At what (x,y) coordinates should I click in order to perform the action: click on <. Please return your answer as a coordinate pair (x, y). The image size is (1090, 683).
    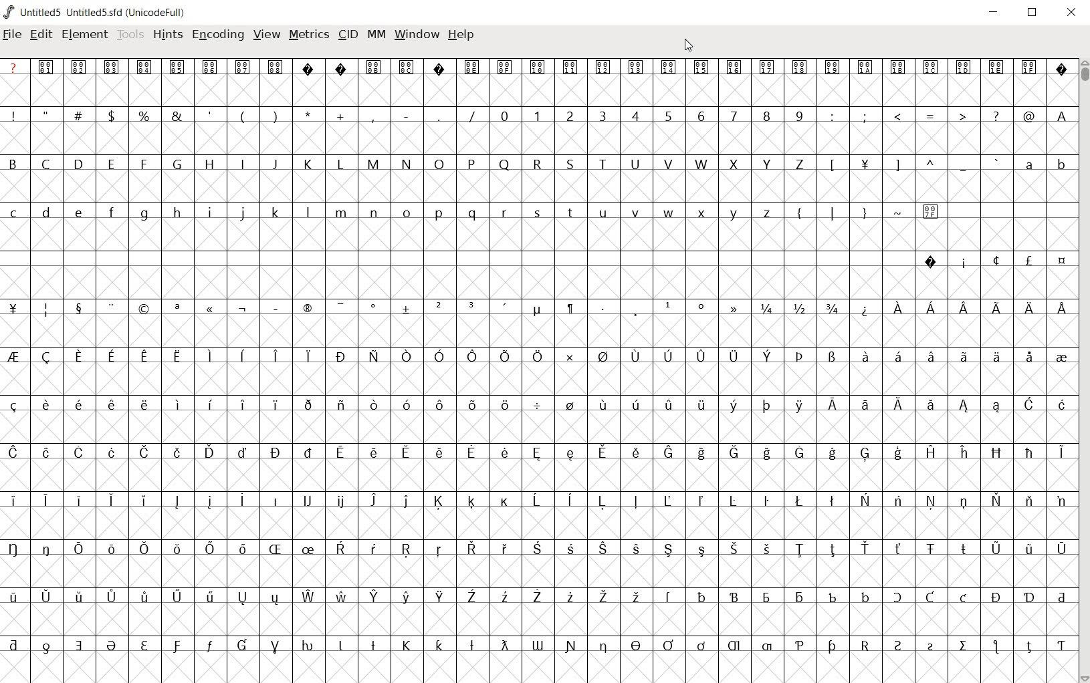
    Looking at the image, I should click on (897, 116).